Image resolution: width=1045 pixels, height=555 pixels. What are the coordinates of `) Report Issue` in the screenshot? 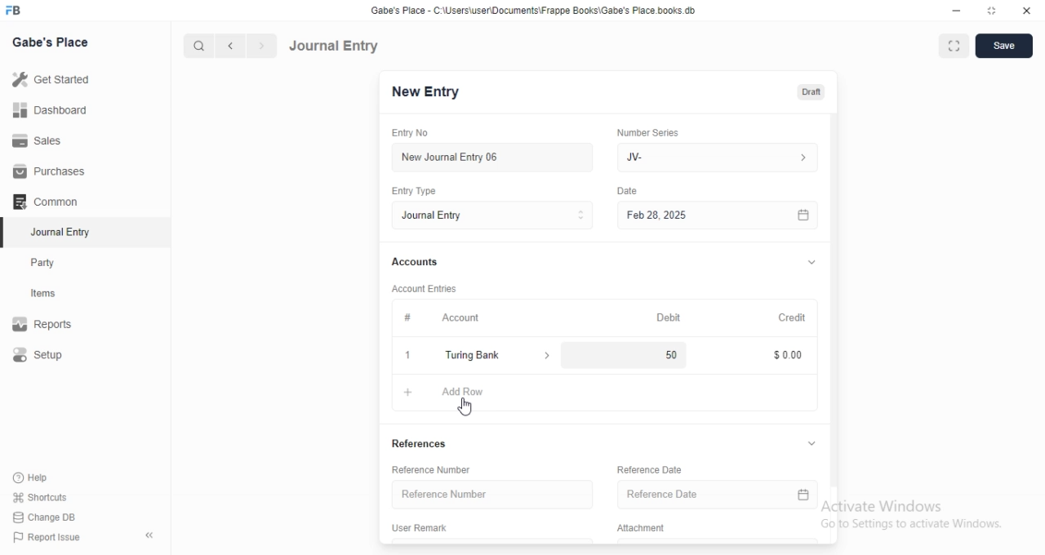 It's located at (48, 538).